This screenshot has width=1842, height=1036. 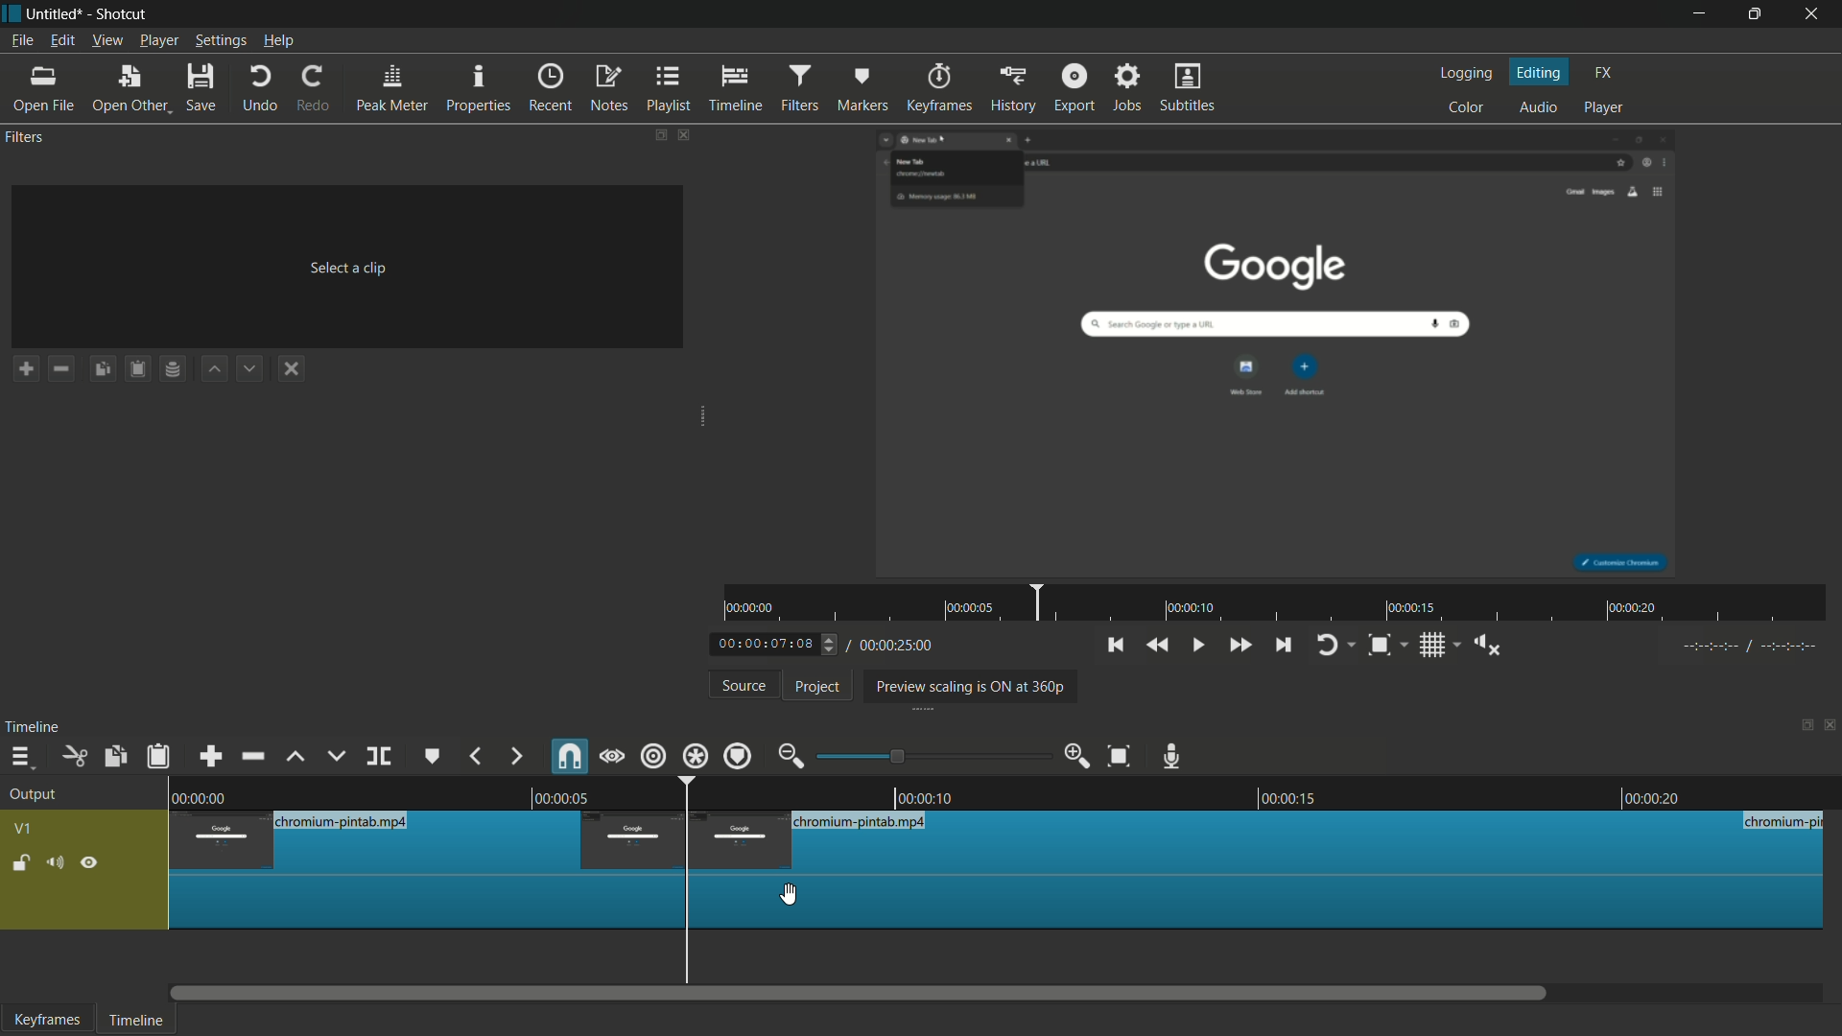 What do you see at coordinates (517, 758) in the screenshot?
I see `next marker` at bounding box center [517, 758].